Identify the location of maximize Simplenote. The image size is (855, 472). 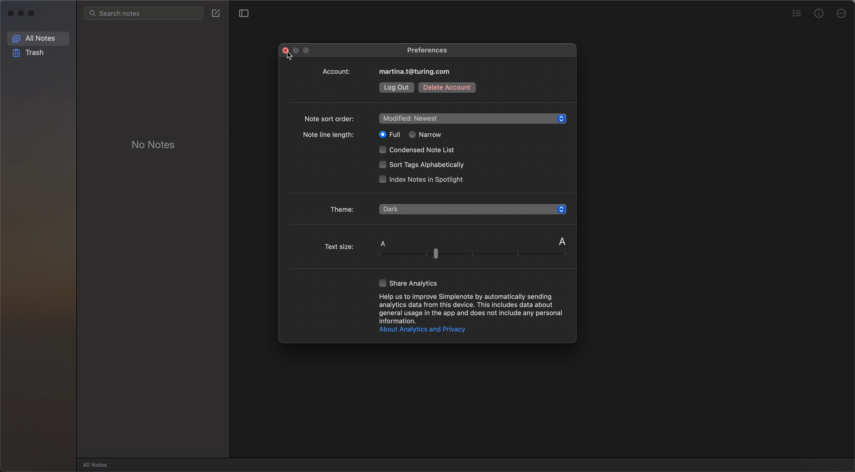
(308, 51).